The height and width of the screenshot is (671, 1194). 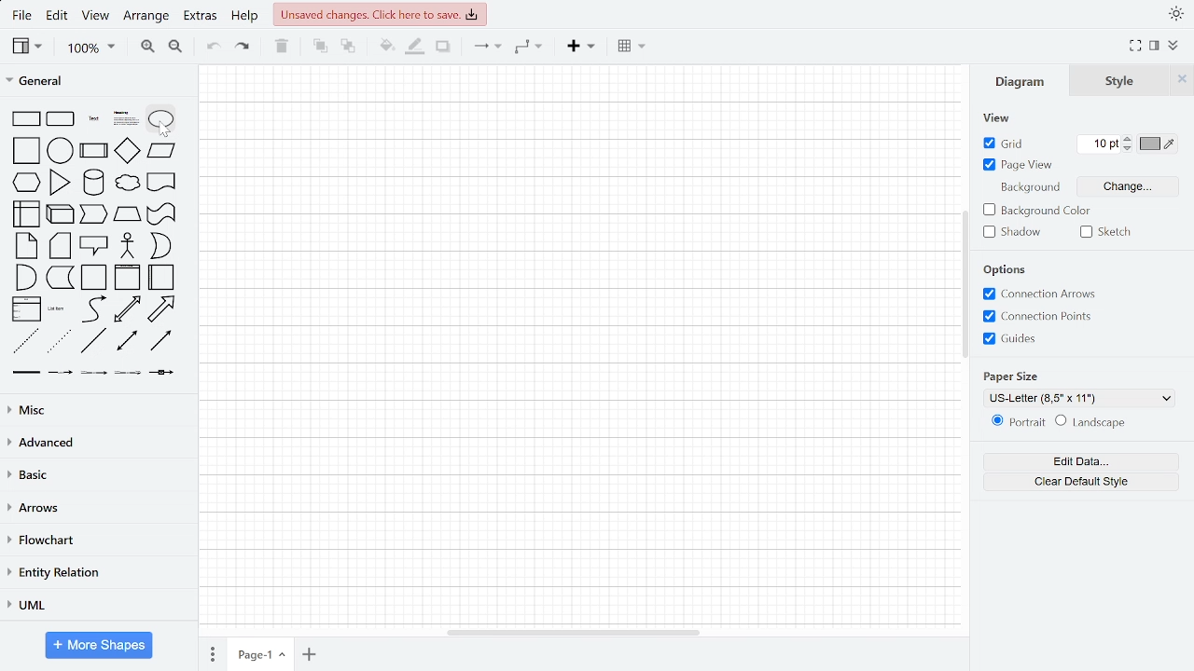 I want to click on Fill line, so click(x=415, y=48).